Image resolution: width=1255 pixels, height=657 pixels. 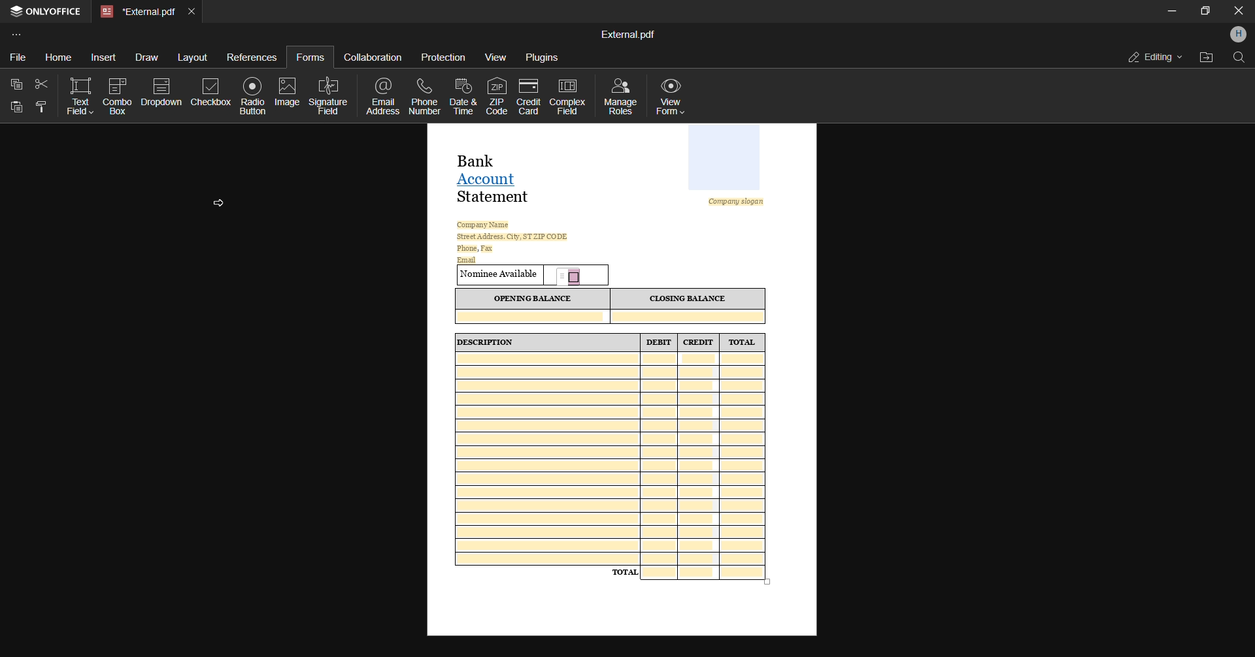 I want to click on close current tab, so click(x=195, y=11).